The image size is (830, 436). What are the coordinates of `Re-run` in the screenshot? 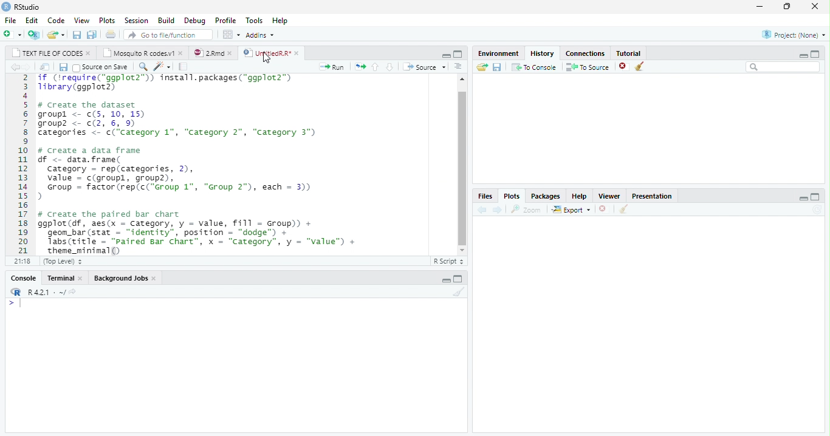 It's located at (360, 67).